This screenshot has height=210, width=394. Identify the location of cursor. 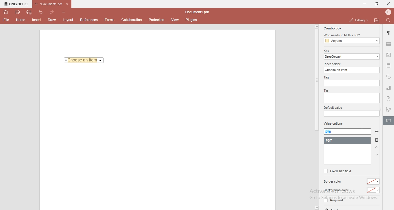
(363, 131).